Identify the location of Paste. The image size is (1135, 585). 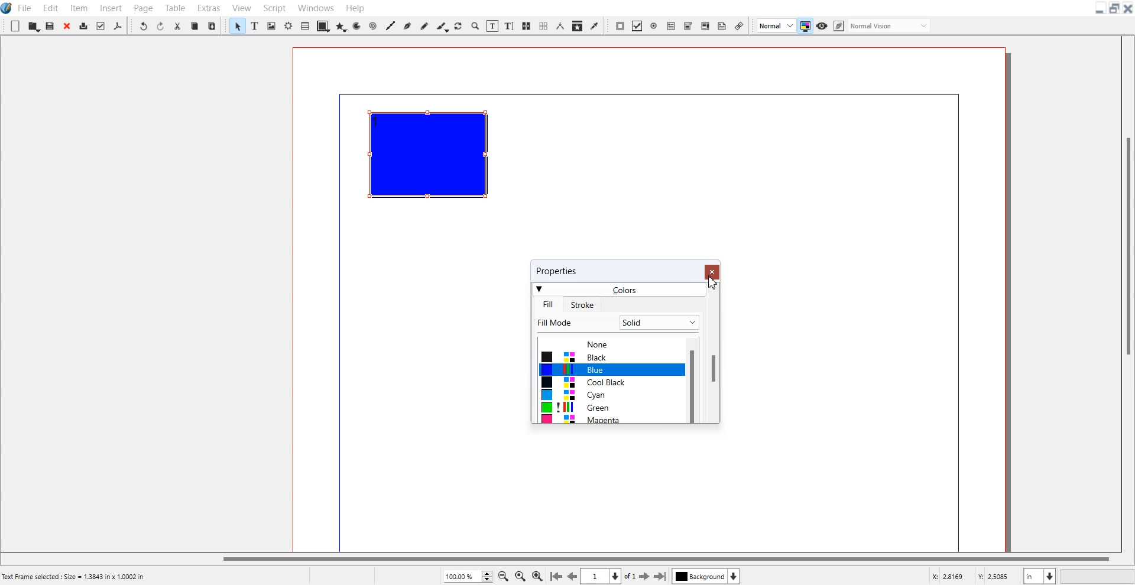
(212, 25).